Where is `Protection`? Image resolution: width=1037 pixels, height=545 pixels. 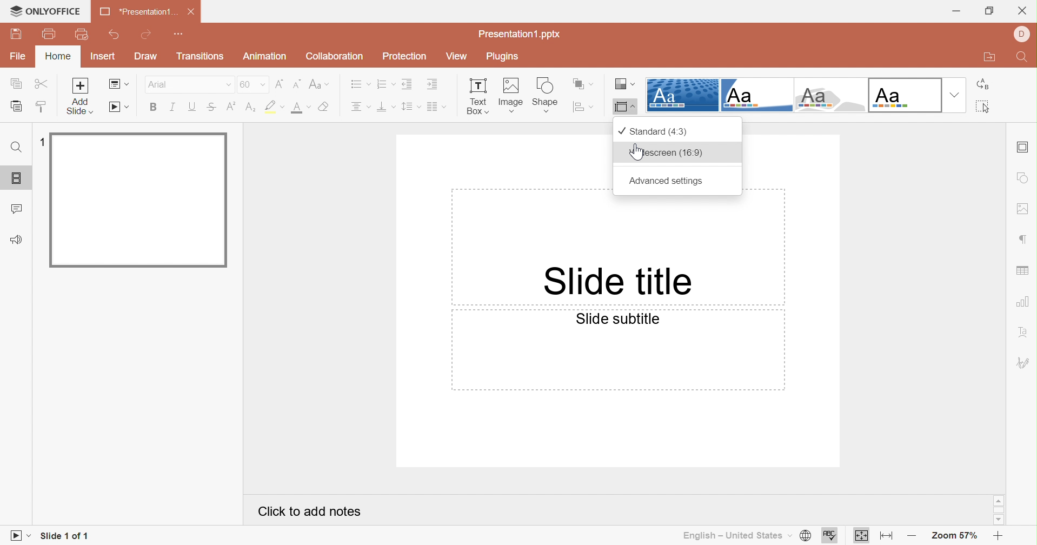
Protection is located at coordinates (407, 55).